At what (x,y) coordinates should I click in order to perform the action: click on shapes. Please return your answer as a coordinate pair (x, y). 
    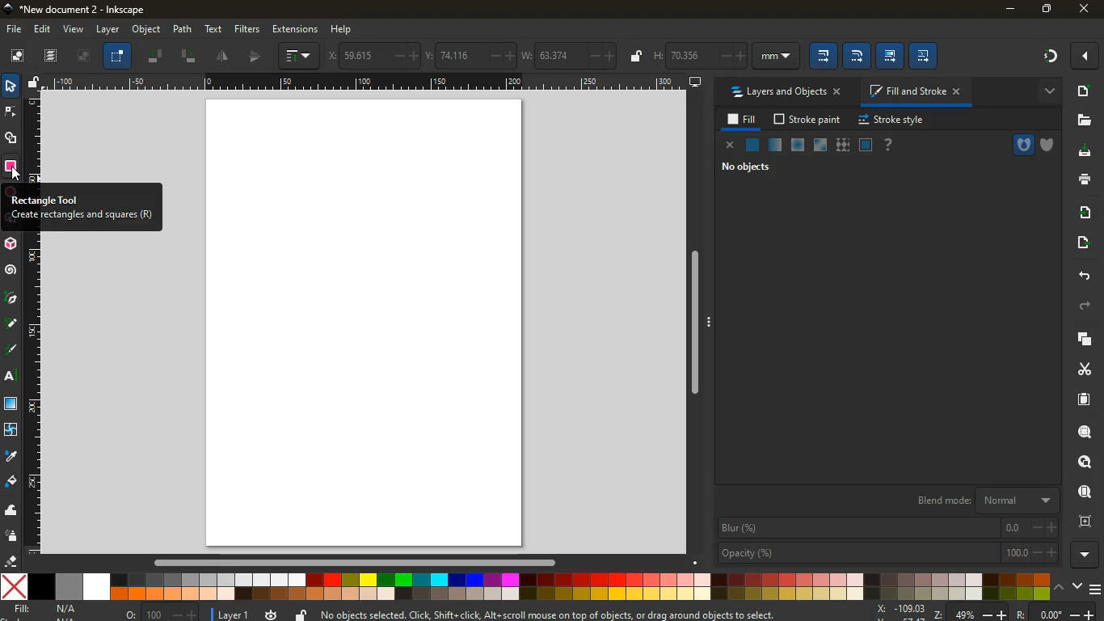
    Looking at the image, I should click on (12, 140).